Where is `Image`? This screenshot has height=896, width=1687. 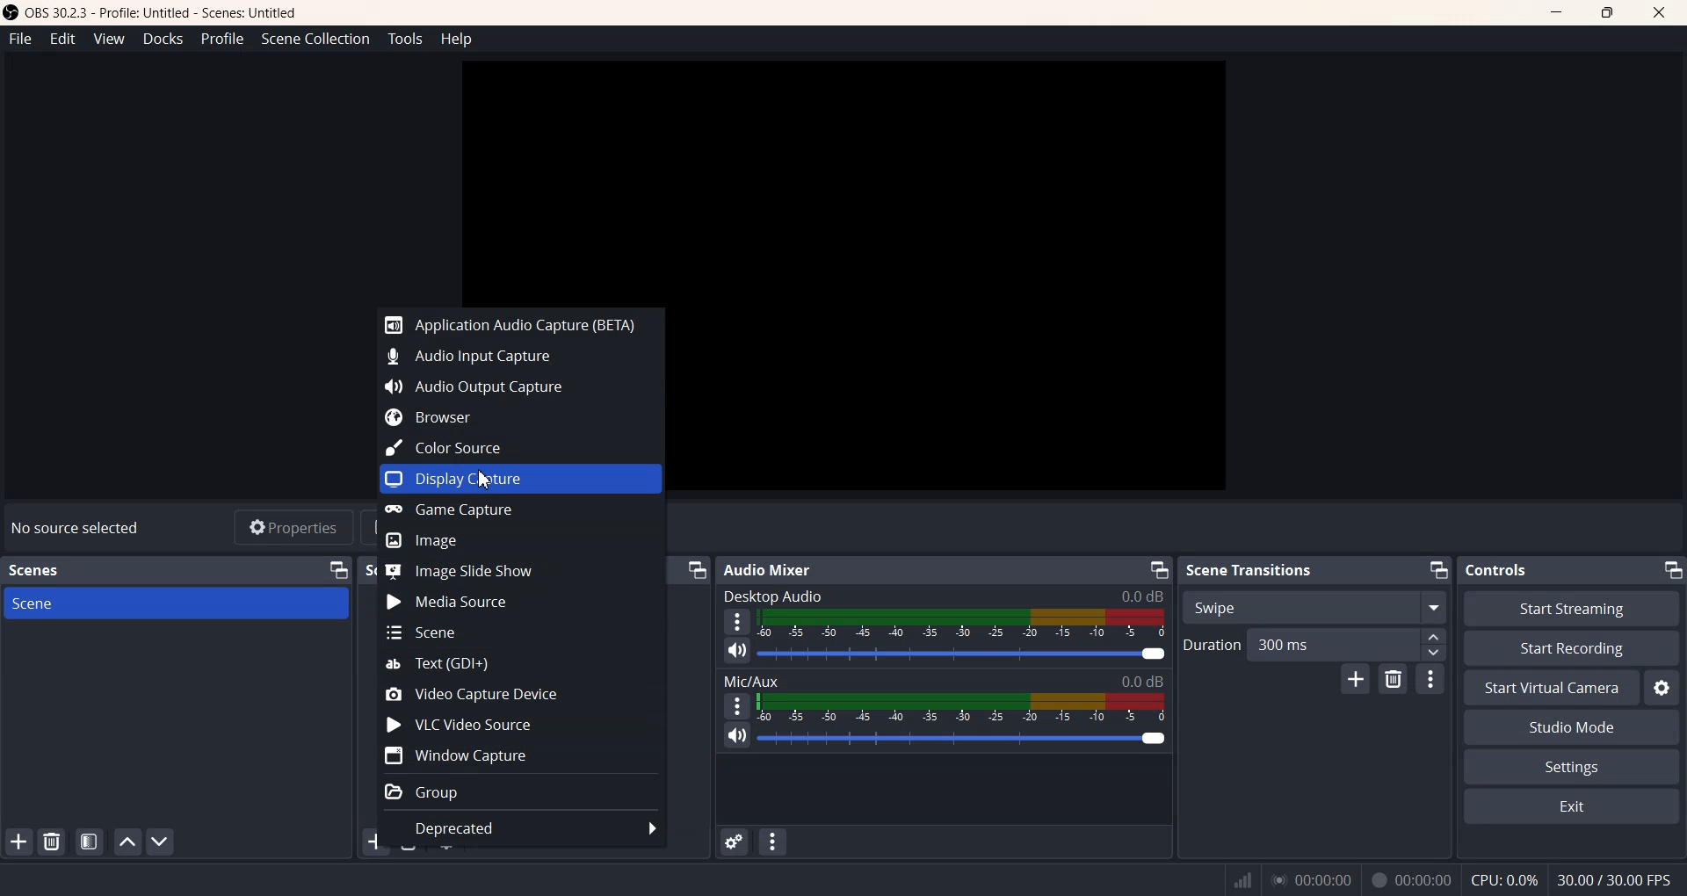
Image is located at coordinates (520, 539).